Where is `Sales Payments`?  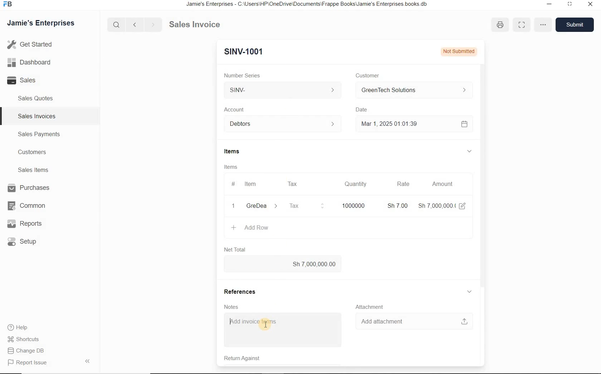
Sales Payments is located at coordinates (39, 134).